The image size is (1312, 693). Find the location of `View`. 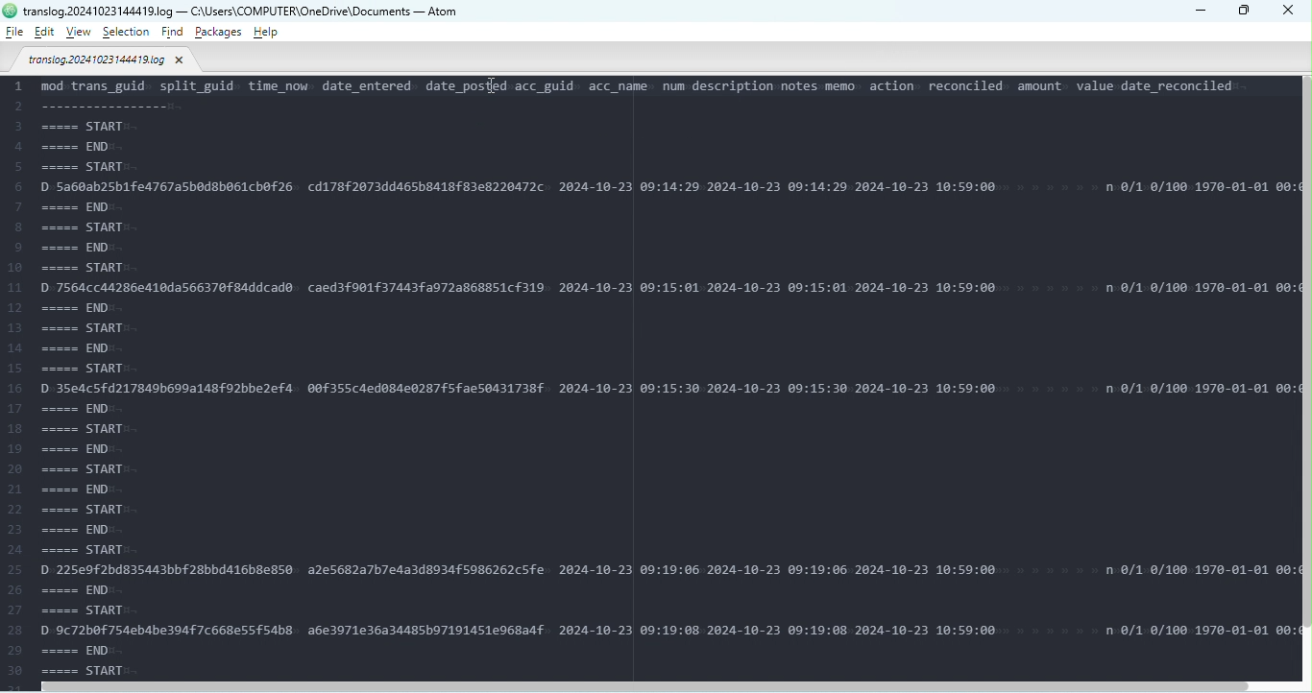

View is located at coordinates (82, 32).